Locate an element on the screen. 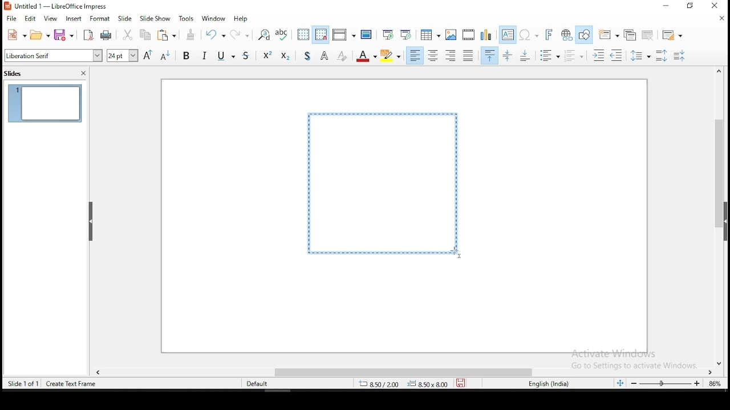 This screenshot has width=730, height=410. copy is located at coordinates (146, 35).